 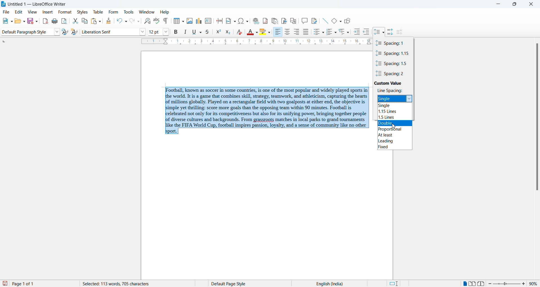 I want to click on strike through, so click(x=207, y=32).